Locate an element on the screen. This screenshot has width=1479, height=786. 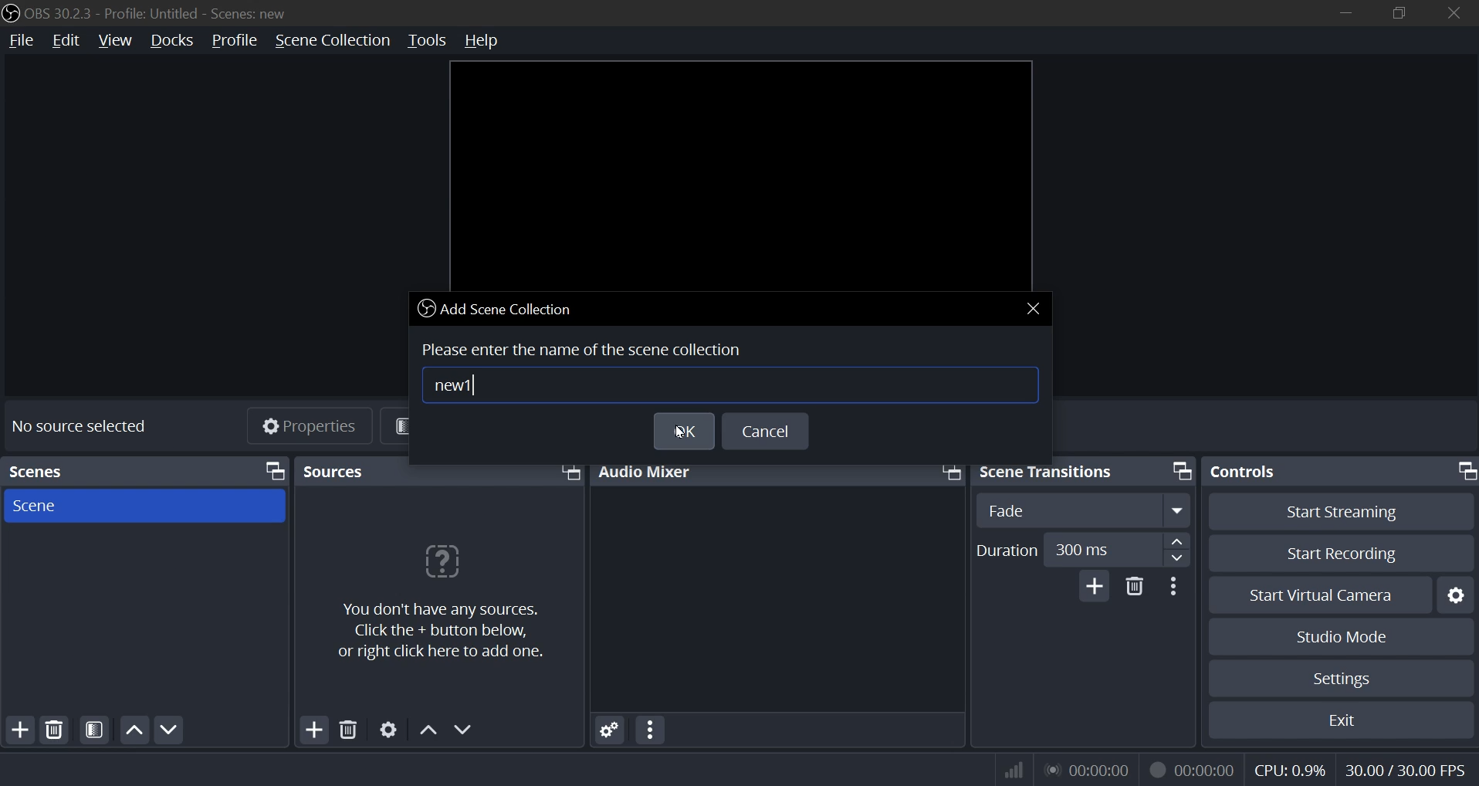
start streaming is located at coordinates (1341, 512).